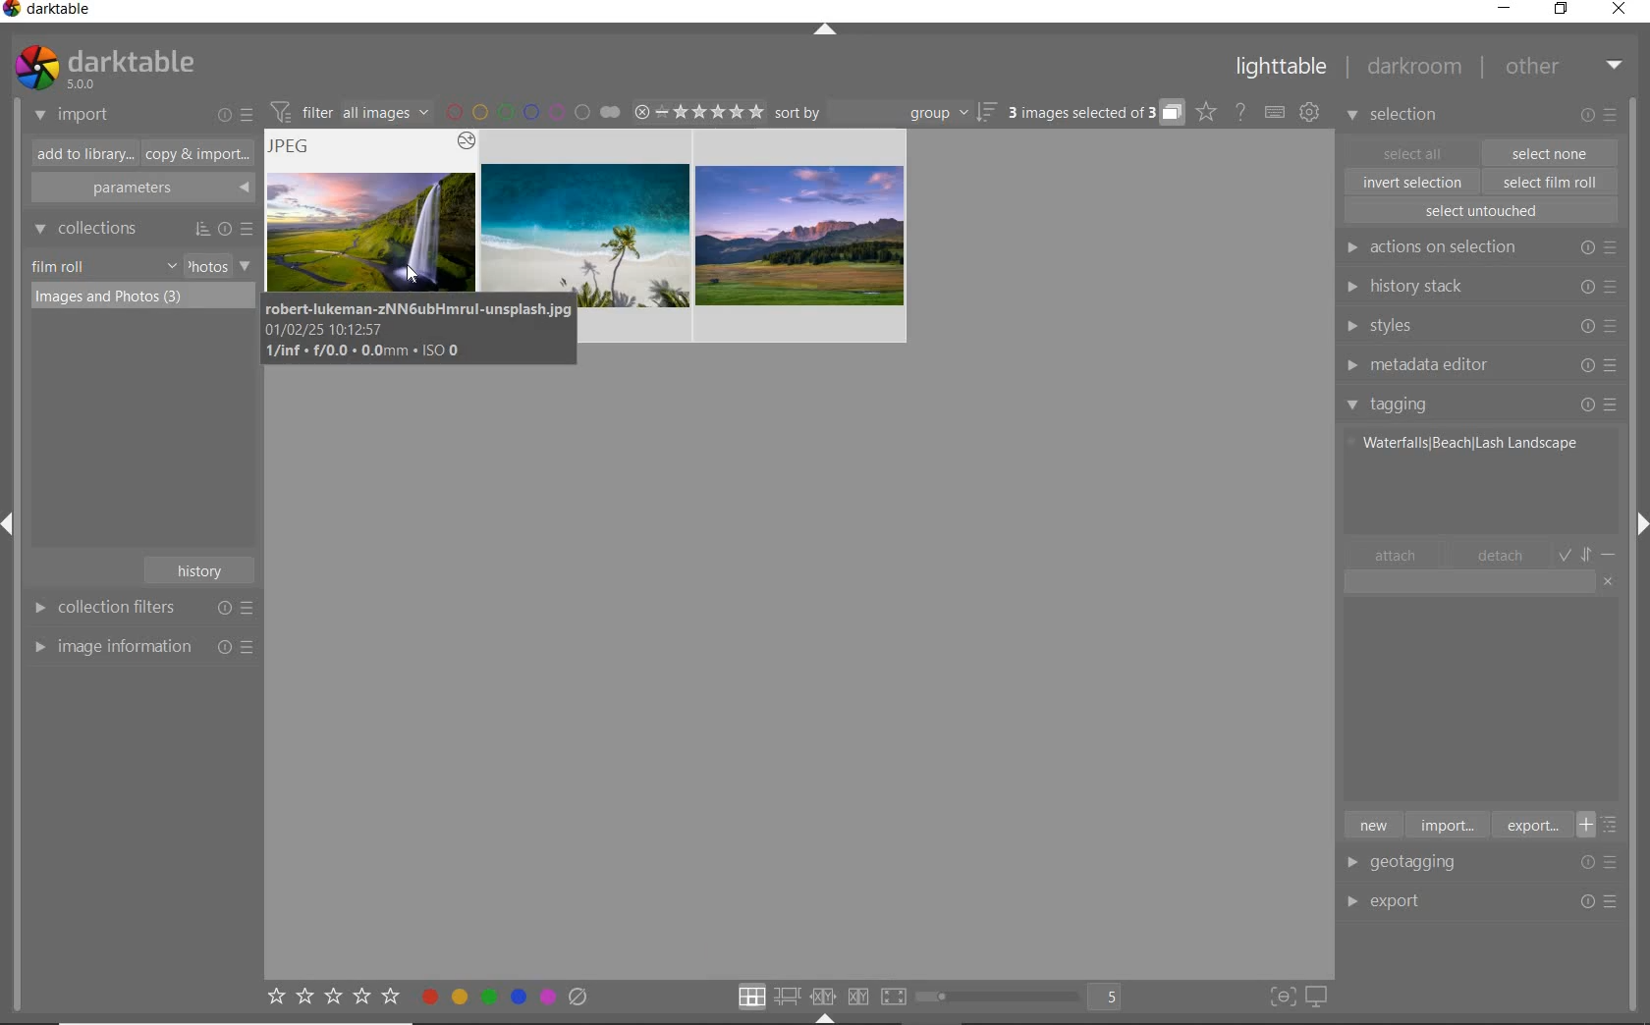 The image size is (1650, 1025). Describe the element at coordinates (824, 1018) in the screenshot. I see `Expand/Collapse` at that location.